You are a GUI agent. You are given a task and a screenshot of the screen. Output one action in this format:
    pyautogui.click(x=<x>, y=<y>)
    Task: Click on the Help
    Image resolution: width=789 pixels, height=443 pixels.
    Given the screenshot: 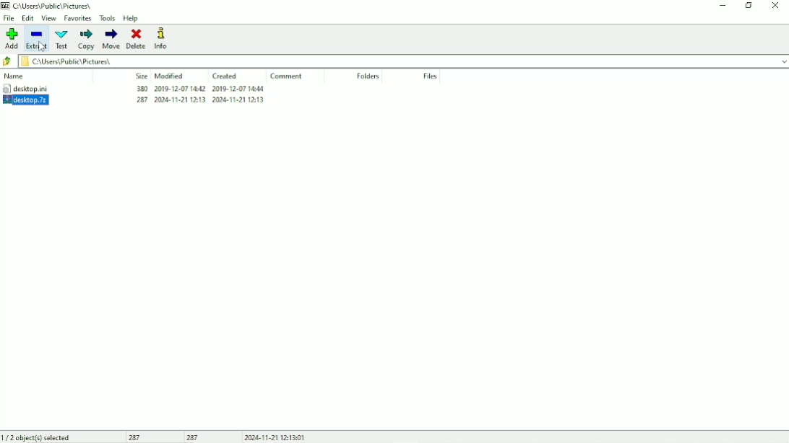 What is the action you would take?
    pyautogui.click(x=131, y=19)
    